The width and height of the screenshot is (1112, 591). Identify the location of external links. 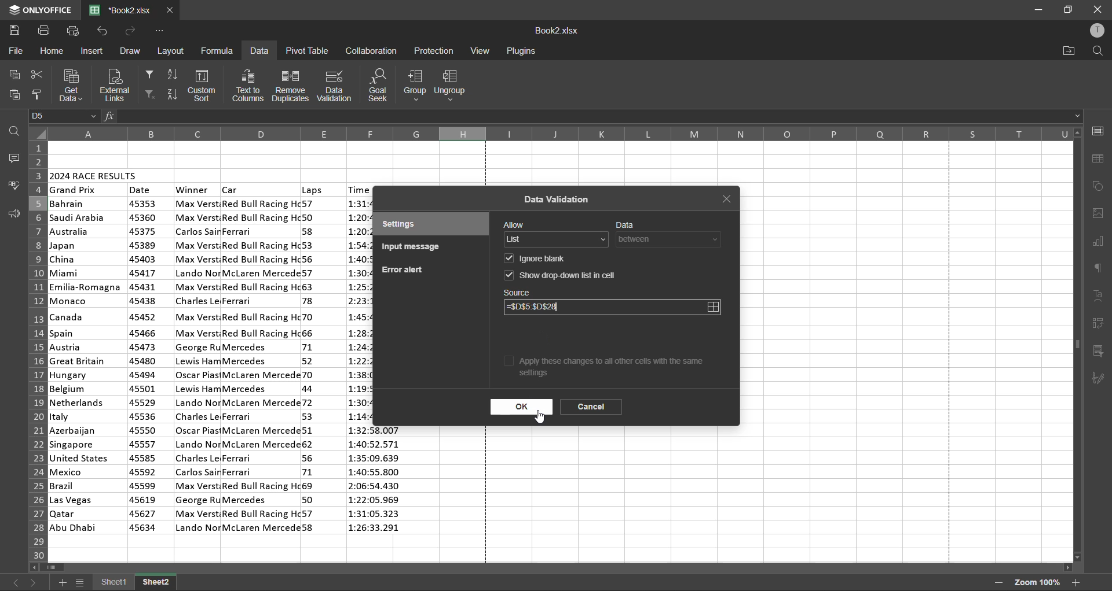
(118, 84).